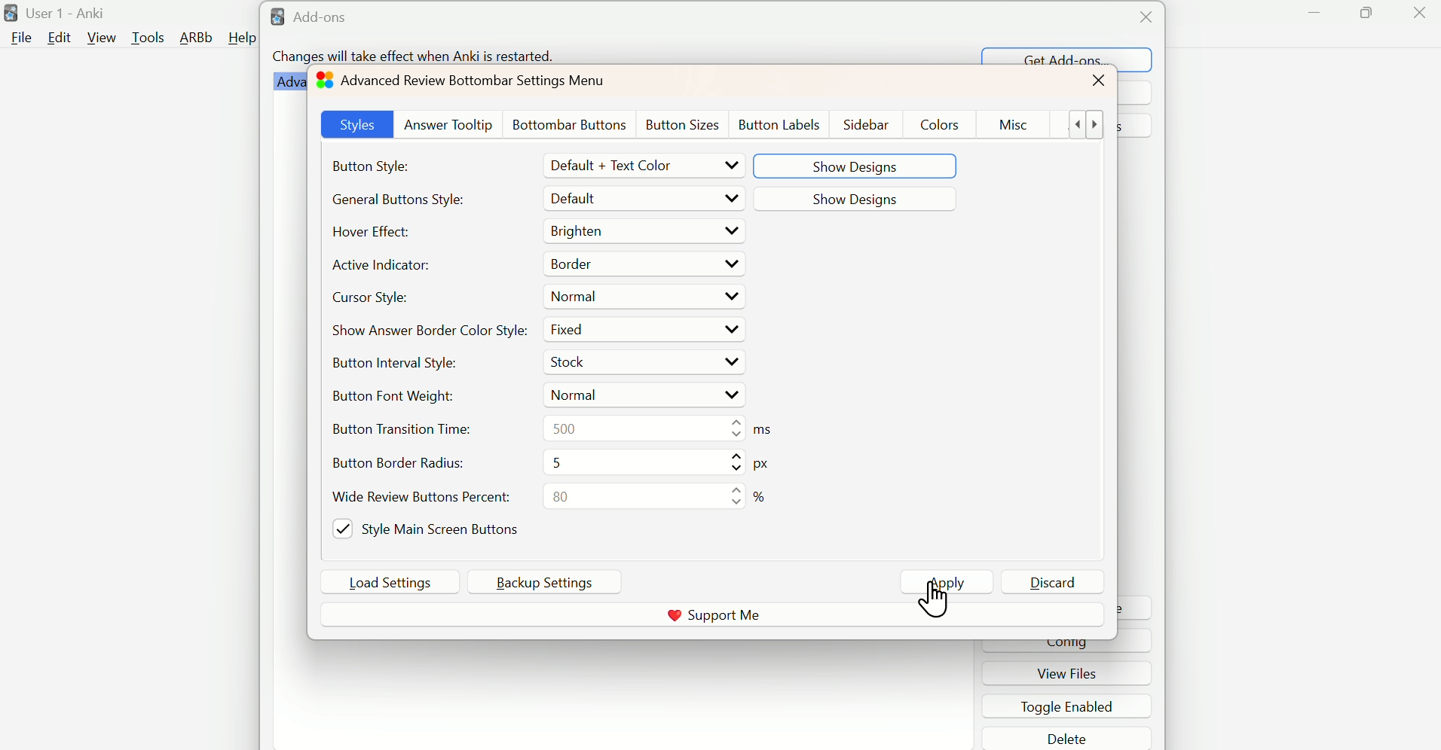 This screenshot has width=1441, height=750. What do you see at coordinates (407, 362) in the screenshot?
I see `Button Internal Style` at bounding box center [407, 362].